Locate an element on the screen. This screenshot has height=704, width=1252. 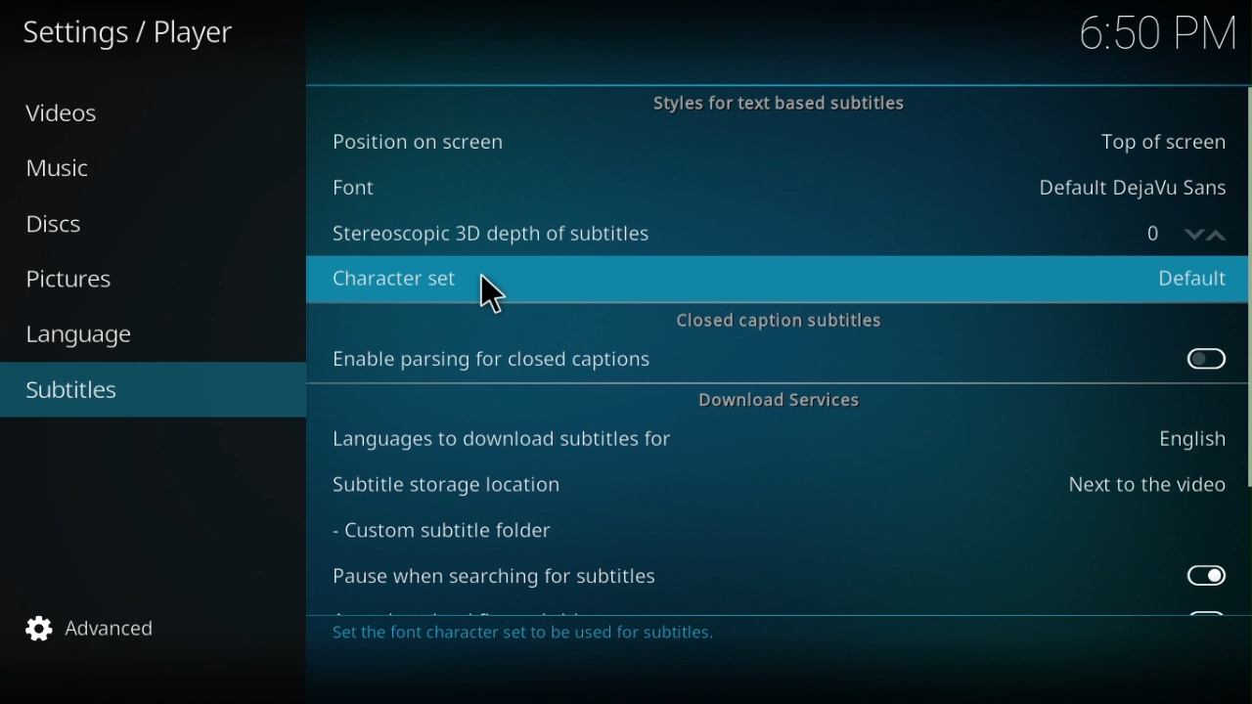
Video is located at coordinates (66, 119).